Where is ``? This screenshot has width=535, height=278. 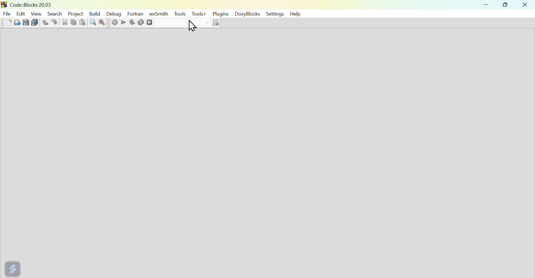
 is located at coordinates (65, 22).